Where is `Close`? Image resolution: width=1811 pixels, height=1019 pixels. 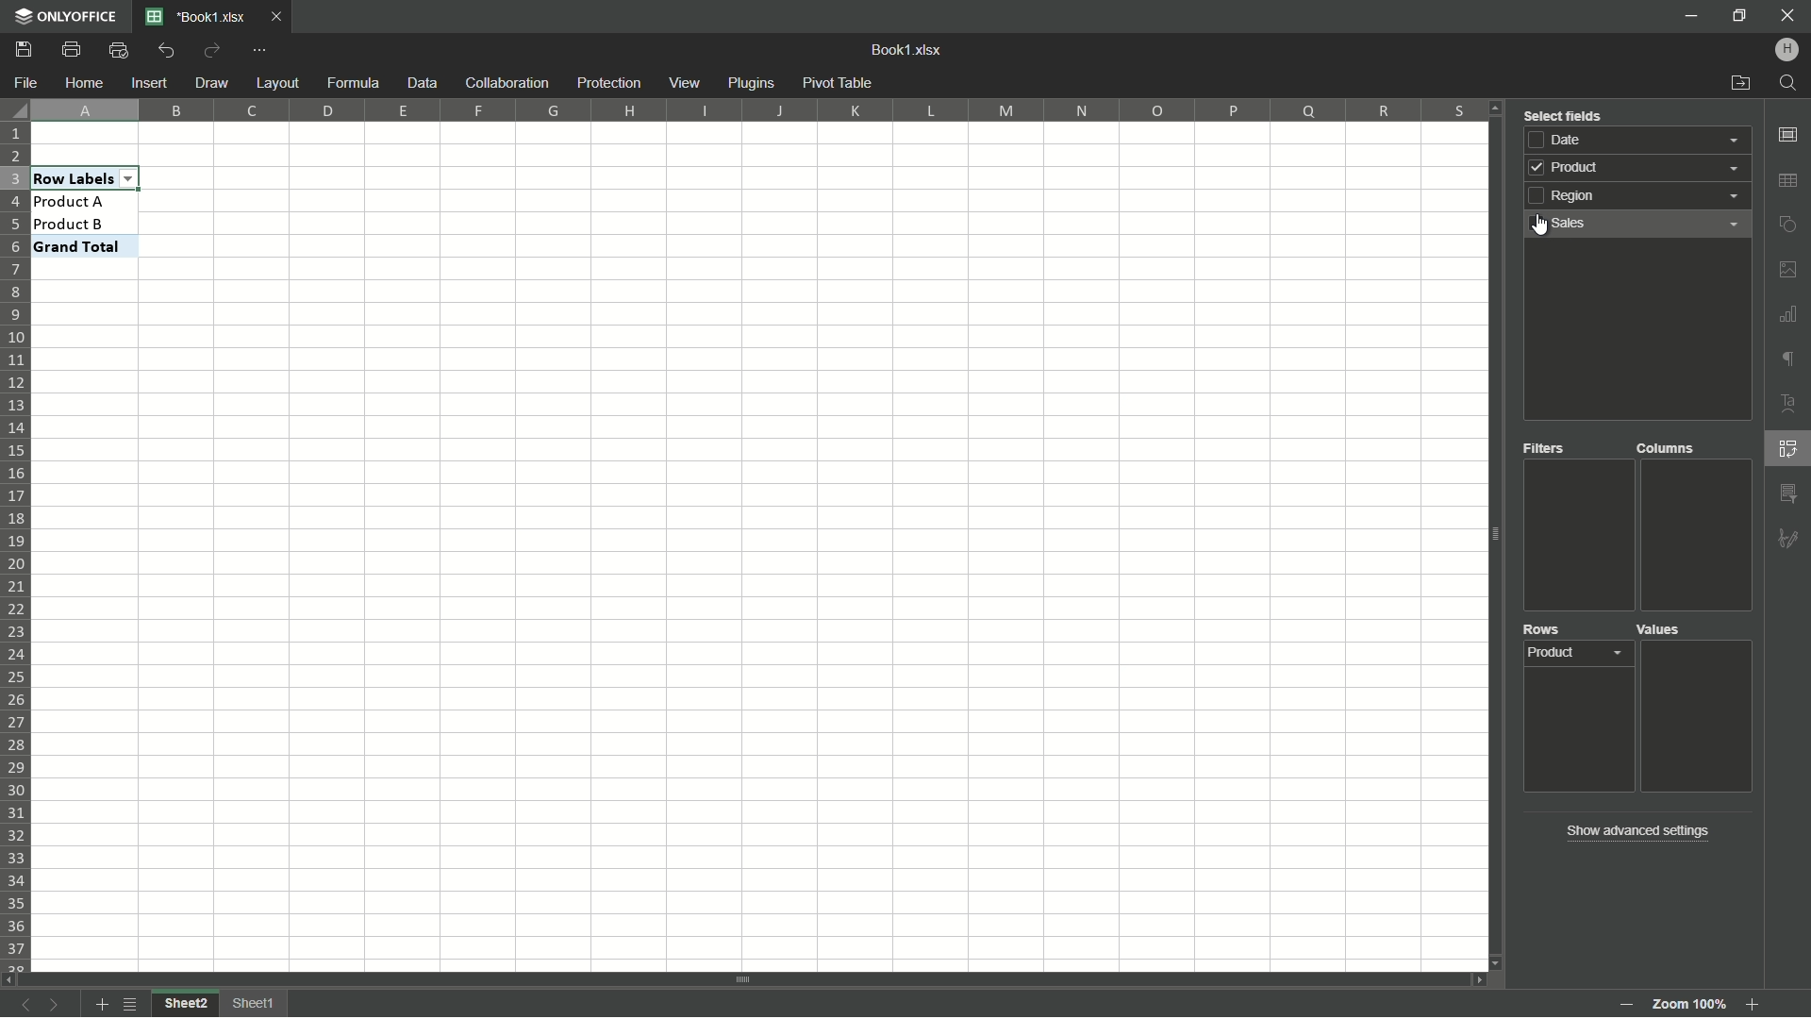
Close is located at coordinates (280, 19).